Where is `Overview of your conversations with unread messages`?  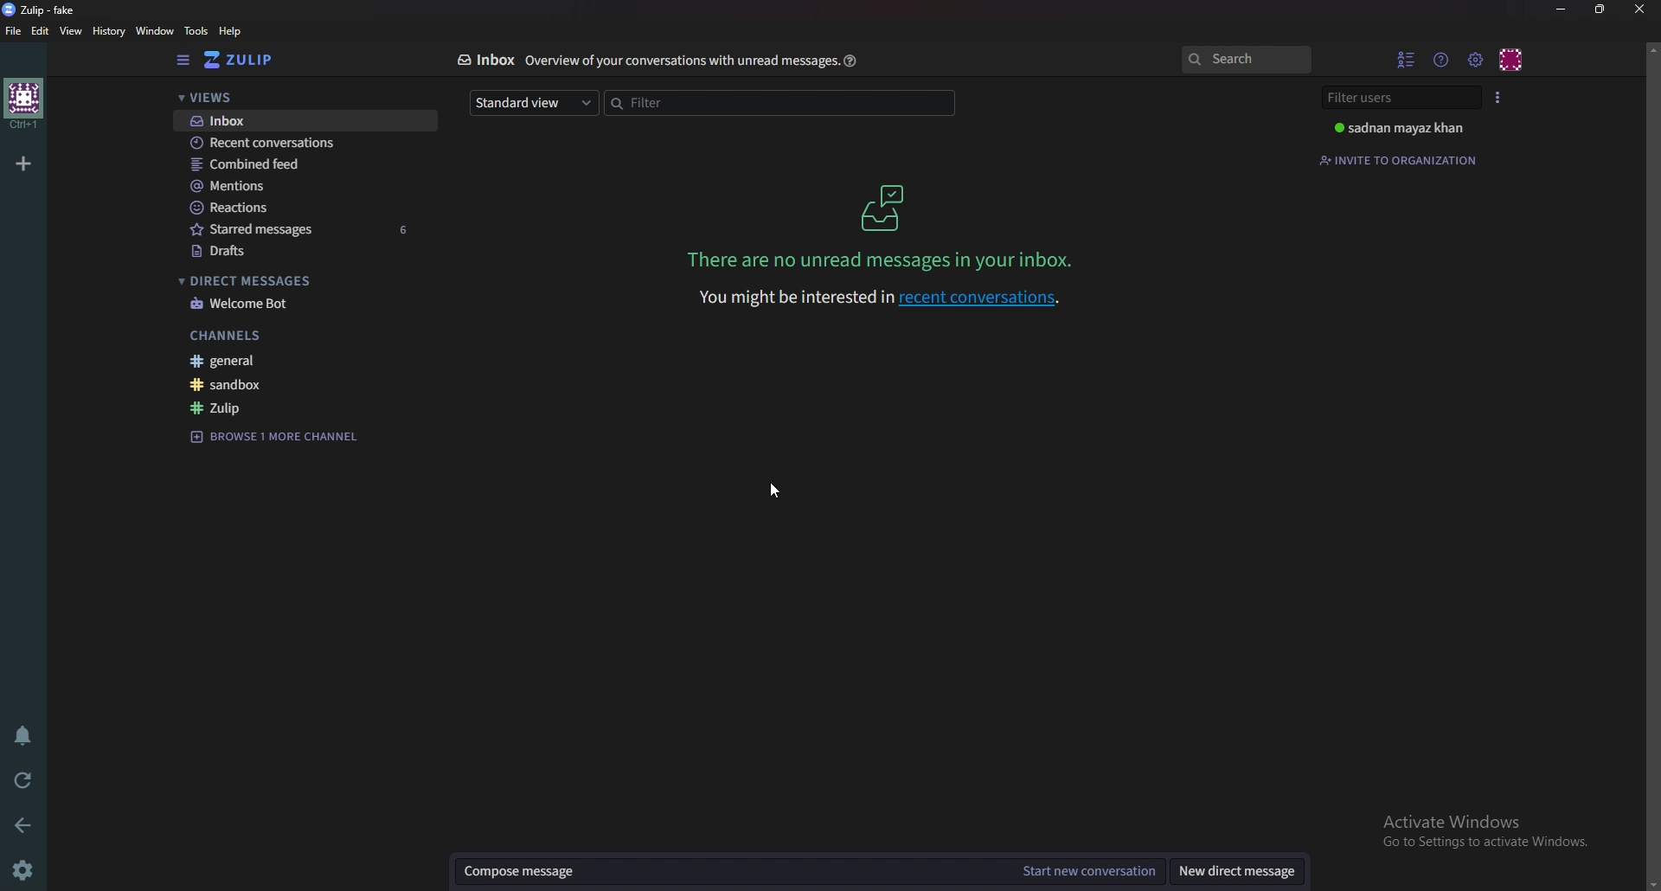
Overview of your conversations with unread messages is located at coordinates (679, 60).